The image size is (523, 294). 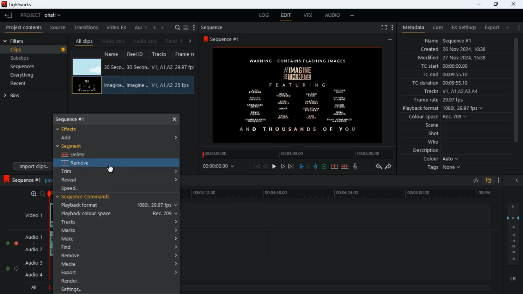 I want to click on bins, so click(x=21, y=96).